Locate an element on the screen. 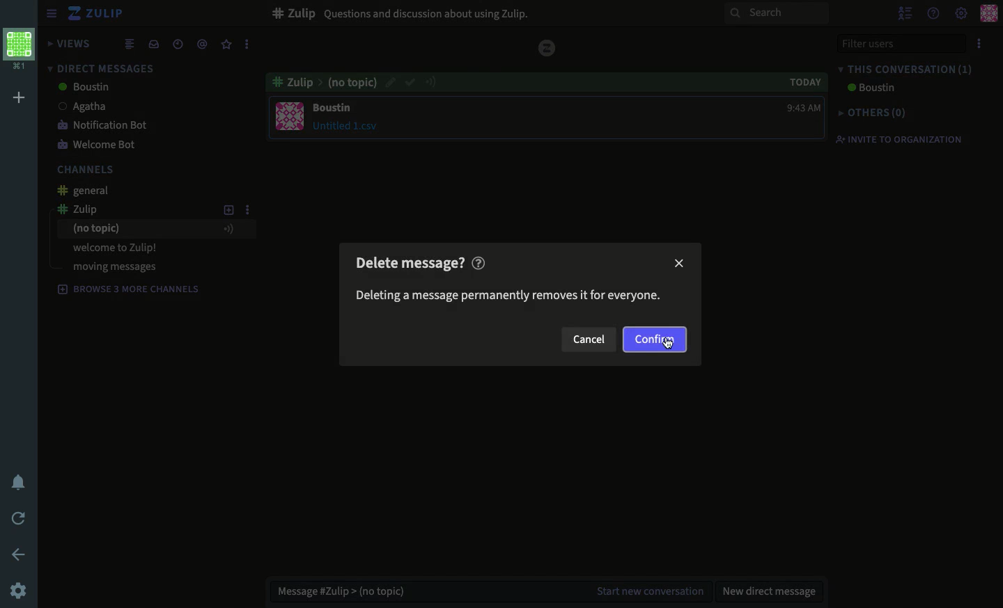 The width and height of the screenshot is (1003, 608). close is located at coordinates (681, 263).